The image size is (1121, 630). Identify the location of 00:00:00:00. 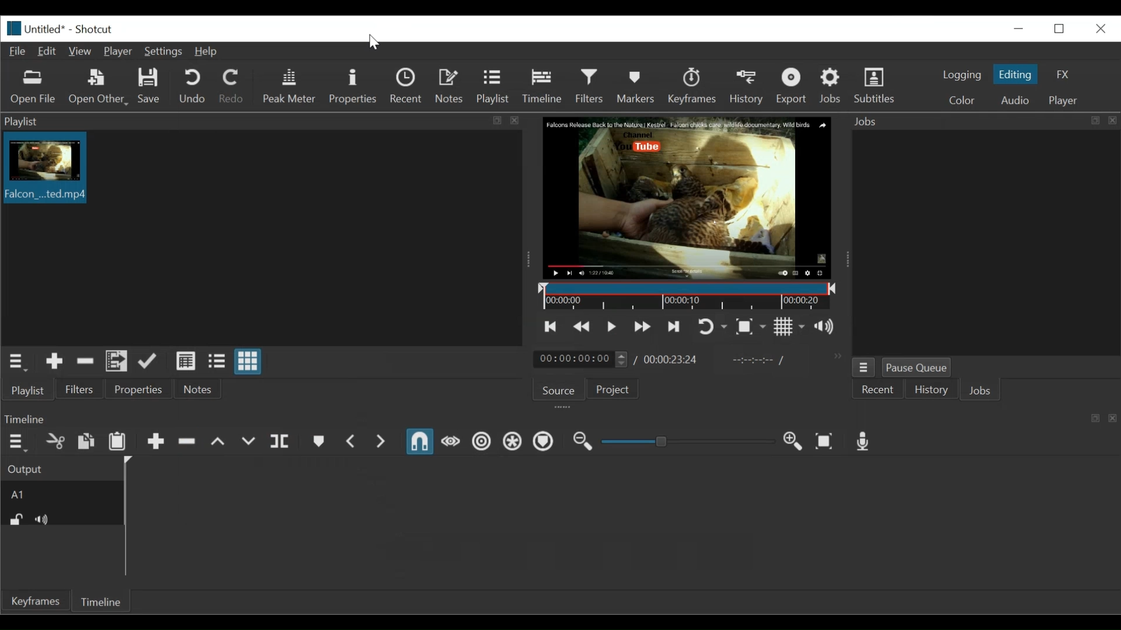
(580, 359).